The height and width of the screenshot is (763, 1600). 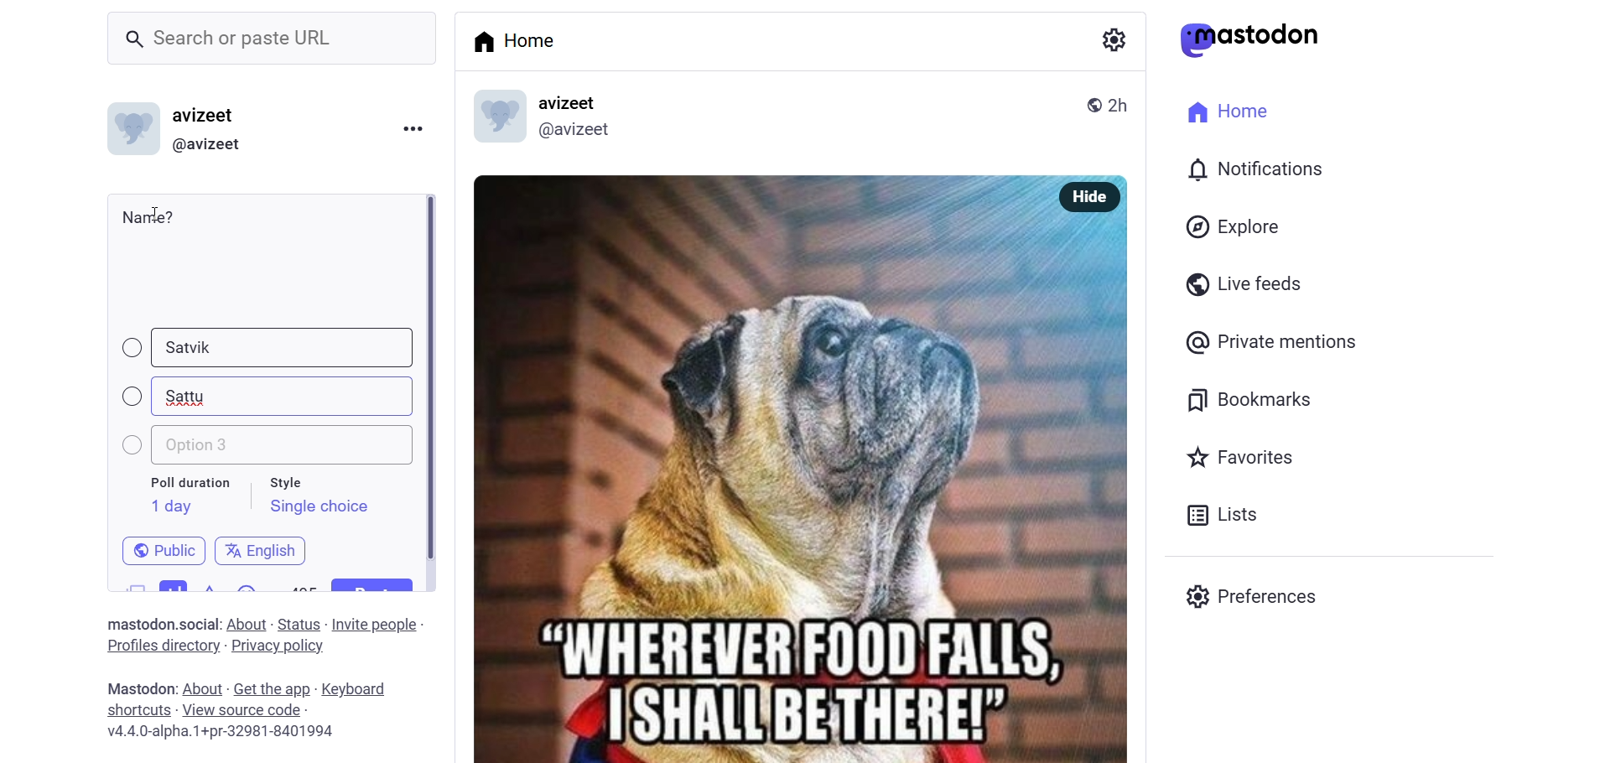 I want to click on avizeet, so click(x=208, y=117).